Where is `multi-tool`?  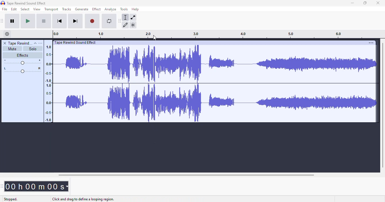 multi-tool is located at coordinates (133, 25).